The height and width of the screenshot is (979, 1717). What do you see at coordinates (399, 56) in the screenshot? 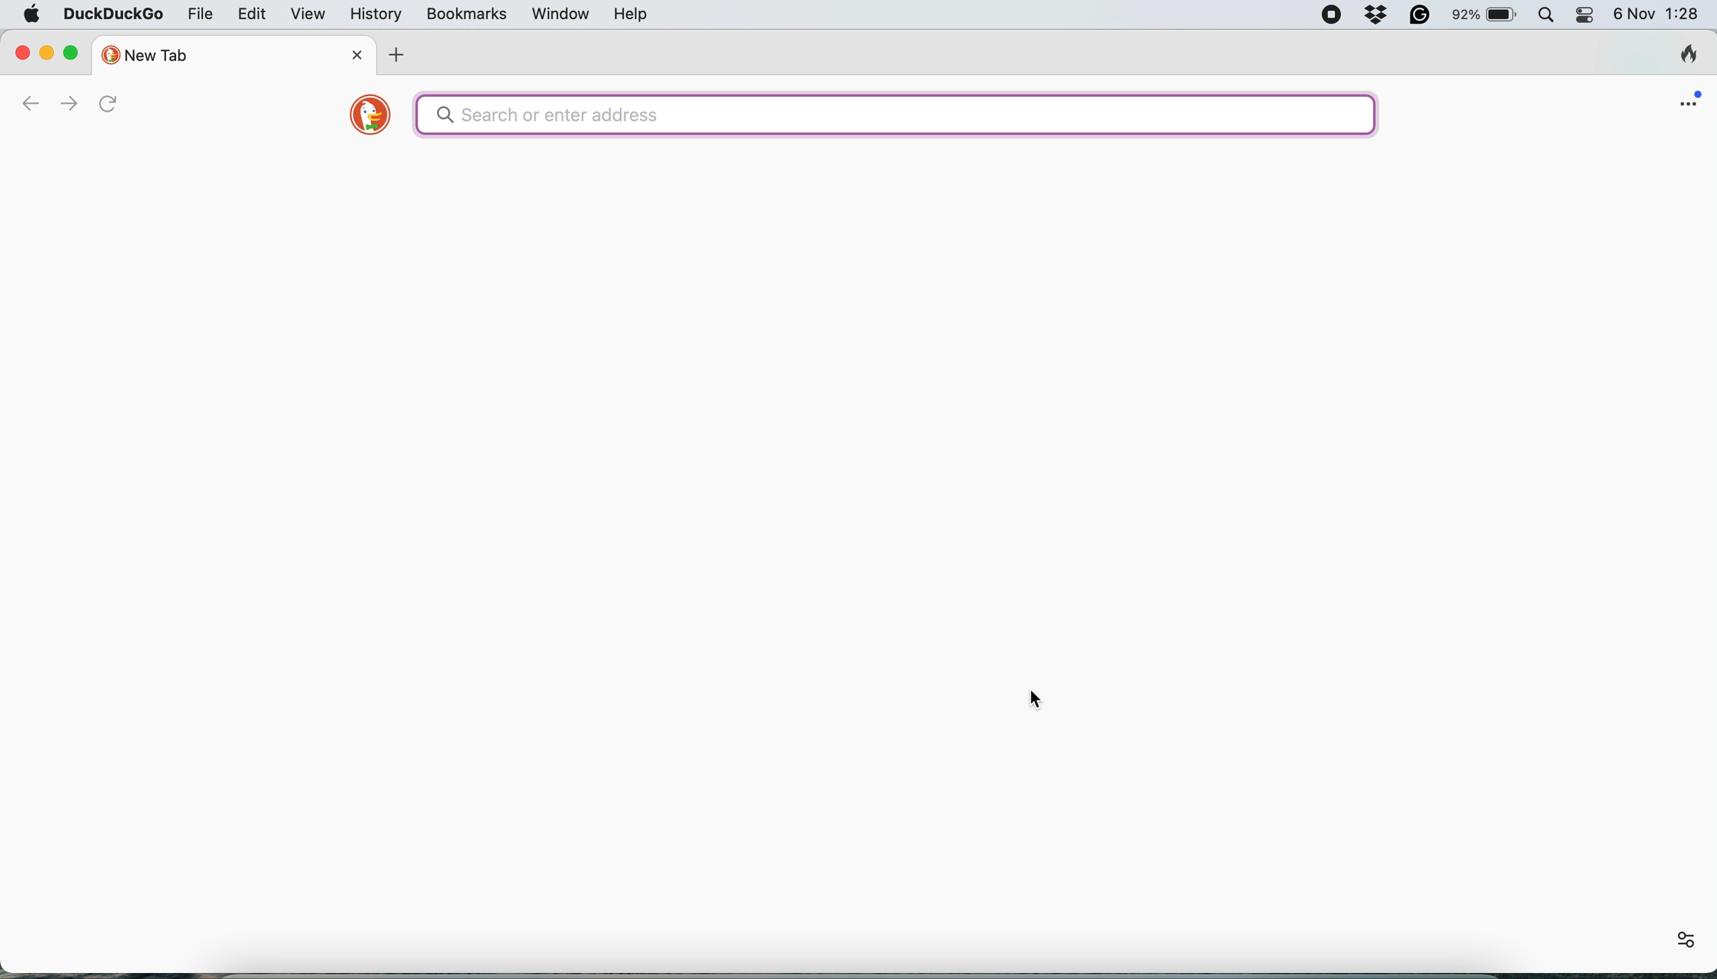
I see `add new tab` at bounding box center [399, 56].